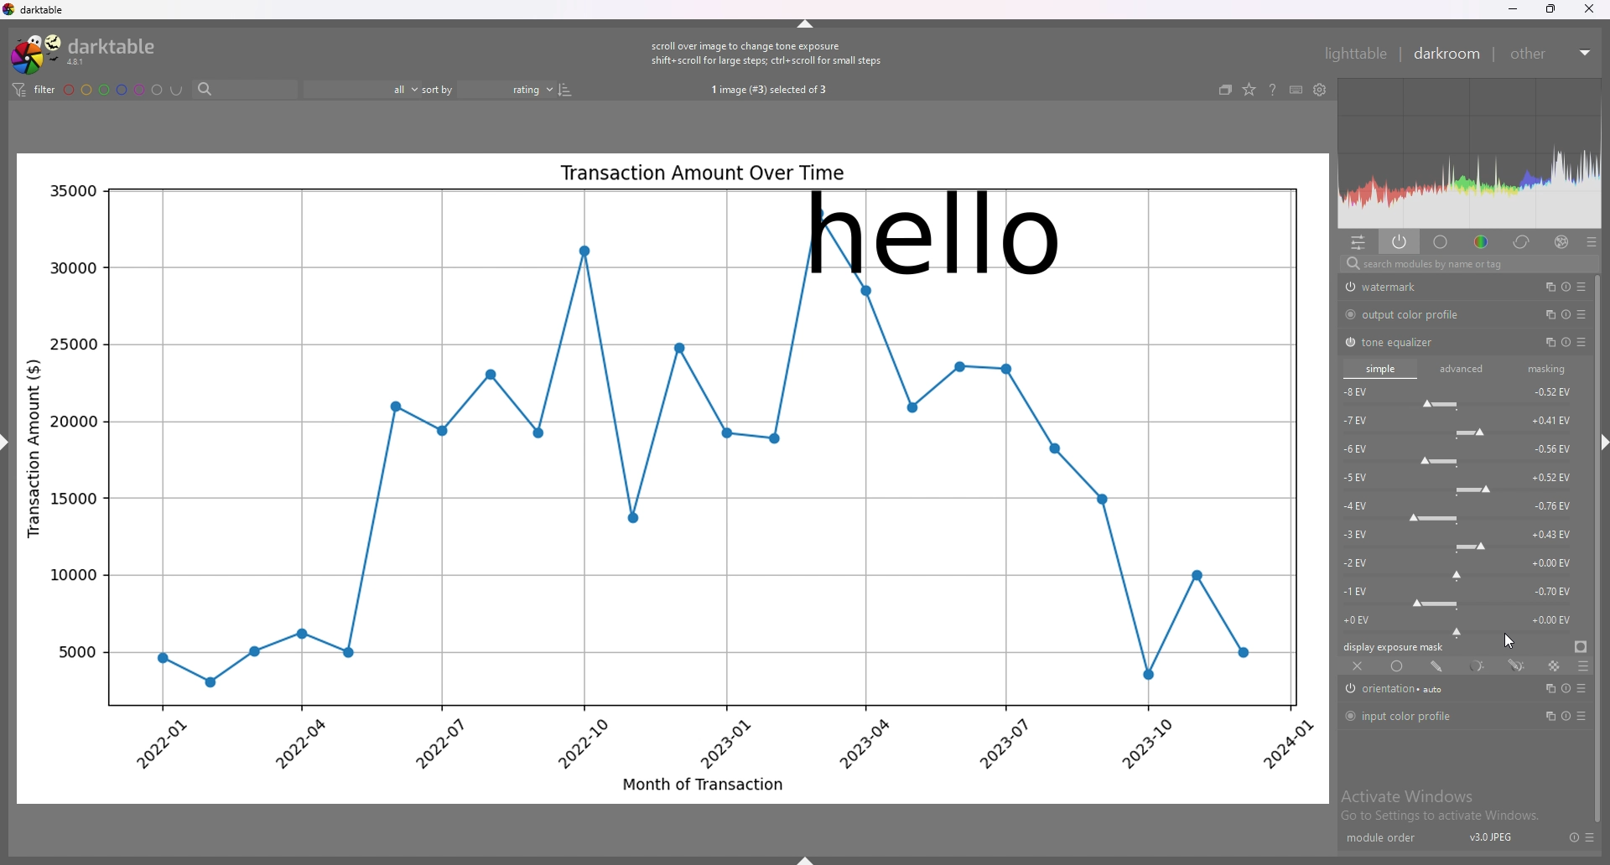  I want to click on Transaction Amount ($), so click(34, 447).